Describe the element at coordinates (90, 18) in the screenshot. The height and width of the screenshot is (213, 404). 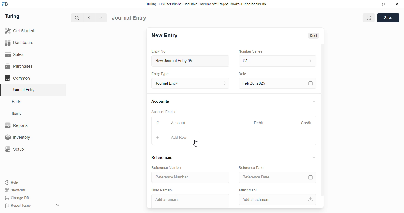
I see `previous` at that location.